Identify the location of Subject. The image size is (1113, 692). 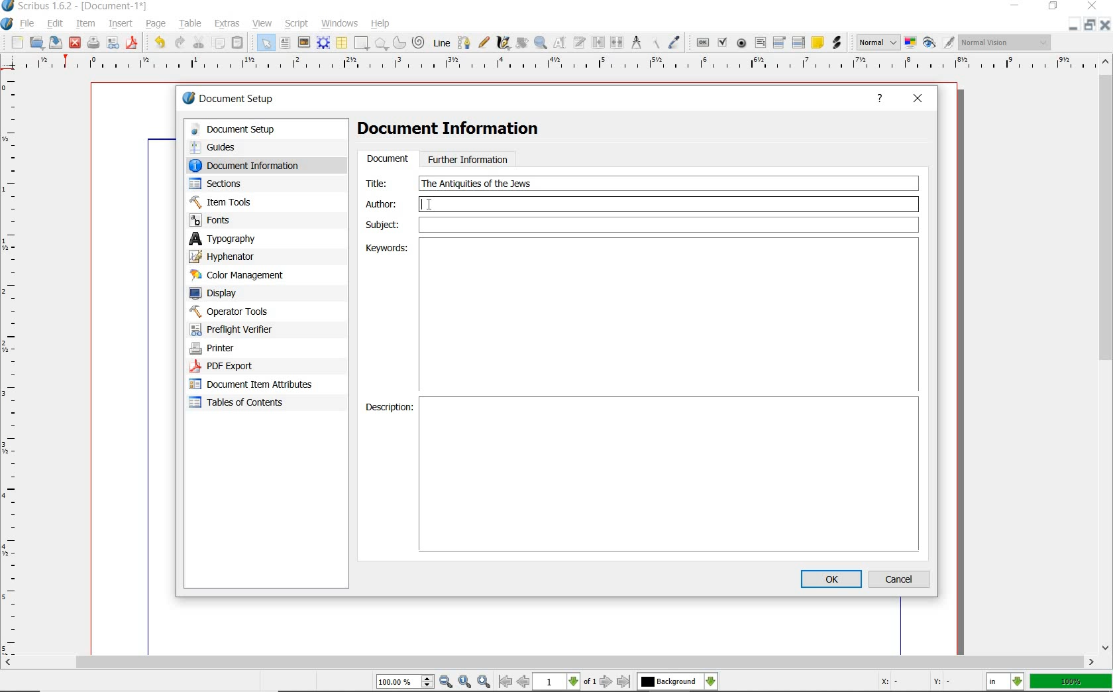
(642, 225).